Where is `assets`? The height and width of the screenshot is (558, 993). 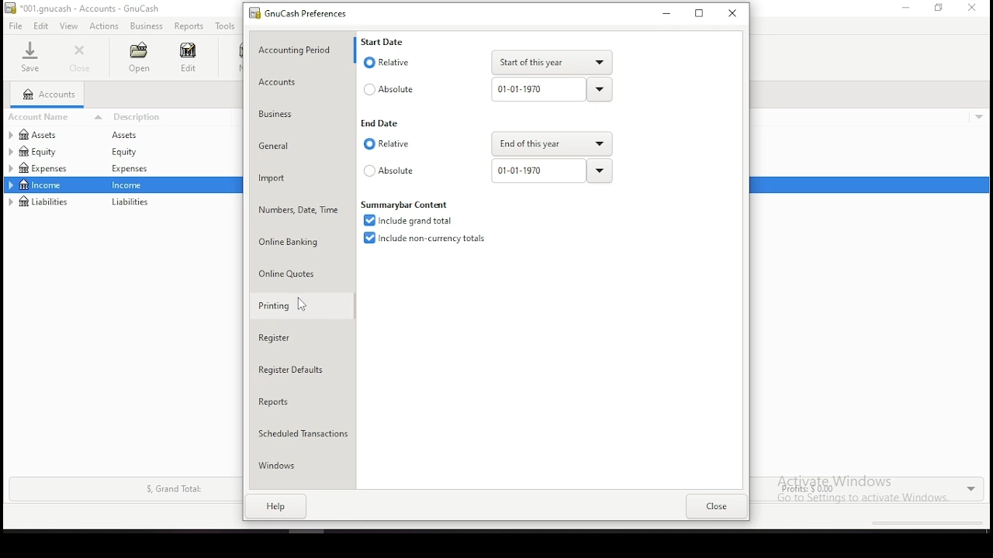
assets is located at coordinates (132, 136).